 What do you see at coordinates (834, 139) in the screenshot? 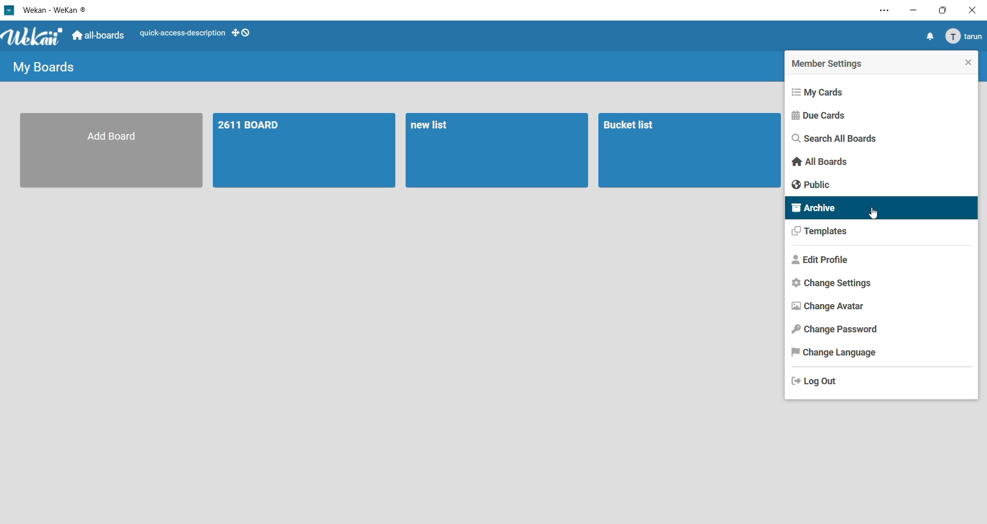
I see `search all boards` at bounding box center [834, 139].